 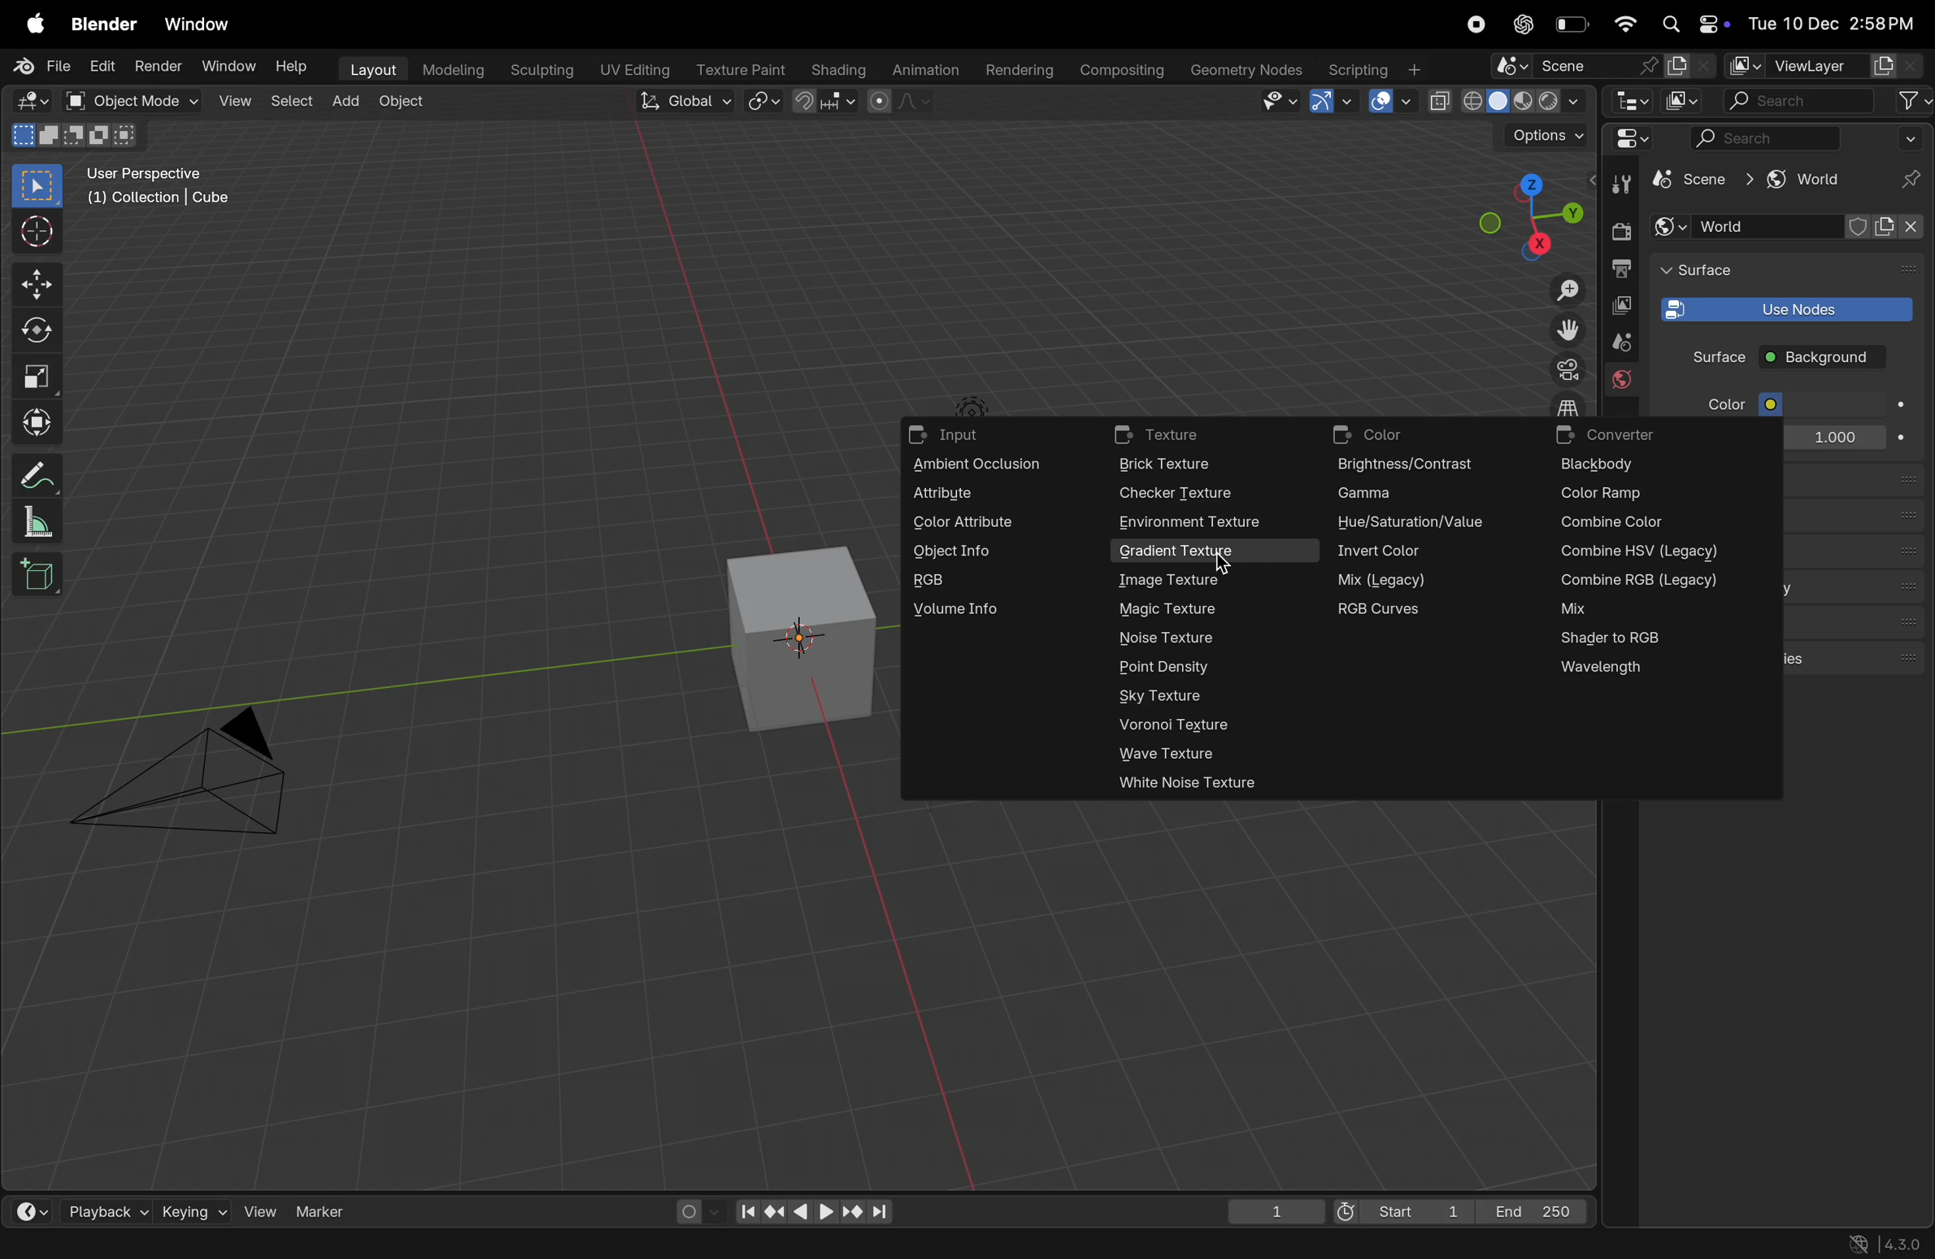 What do you see at coordinates (36, 472) in the screenshot?
I see `annotate` at bounding box center [36, 472].